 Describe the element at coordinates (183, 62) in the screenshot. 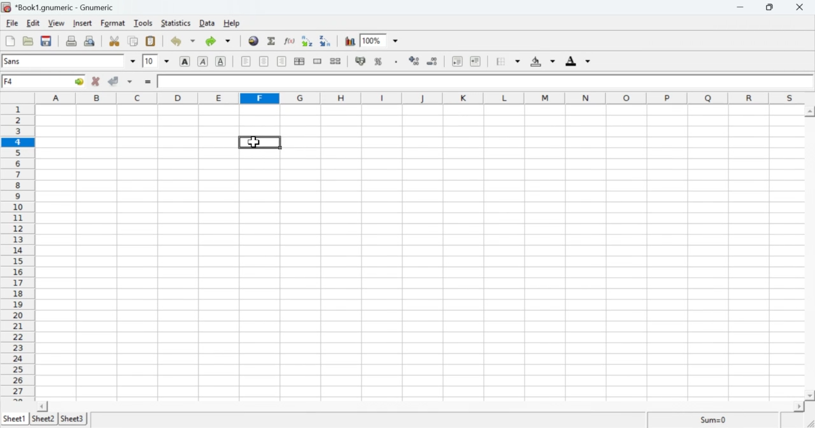

I see `Bold` at that location.